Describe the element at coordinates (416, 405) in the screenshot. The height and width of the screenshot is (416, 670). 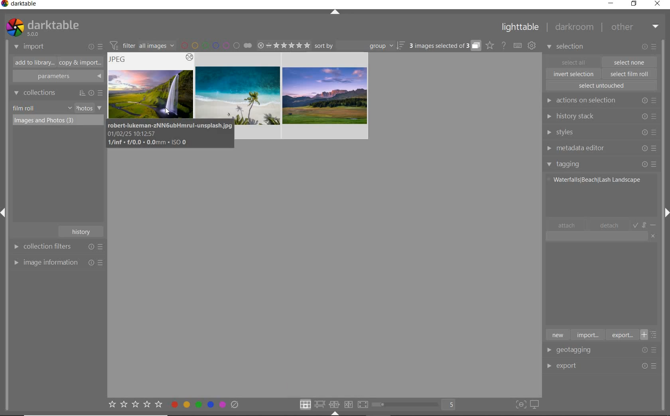
I see `toggle view` at that location.